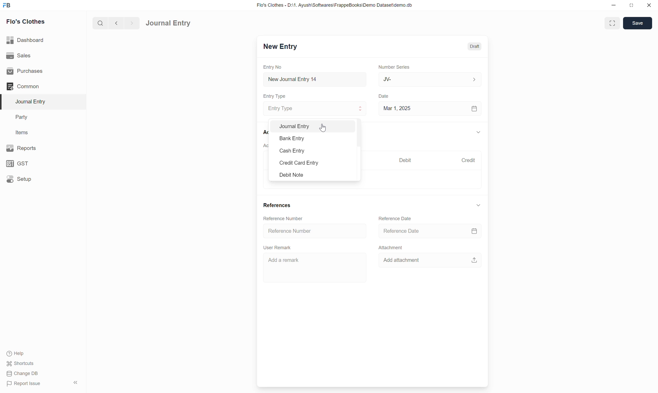  Describe the element at coordinates (478, 133) in the screenshot. I see `down` at that location.